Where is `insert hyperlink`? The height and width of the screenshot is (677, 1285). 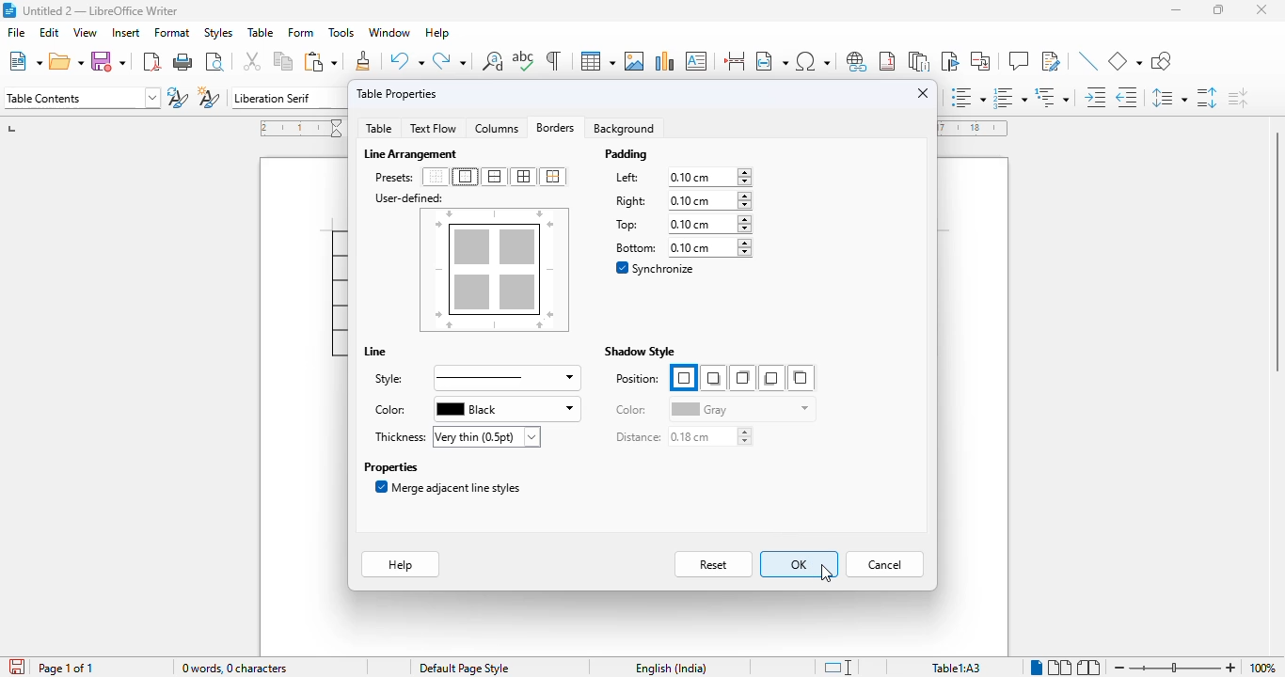 insert hyperlink is located at coordinates (857, 60).